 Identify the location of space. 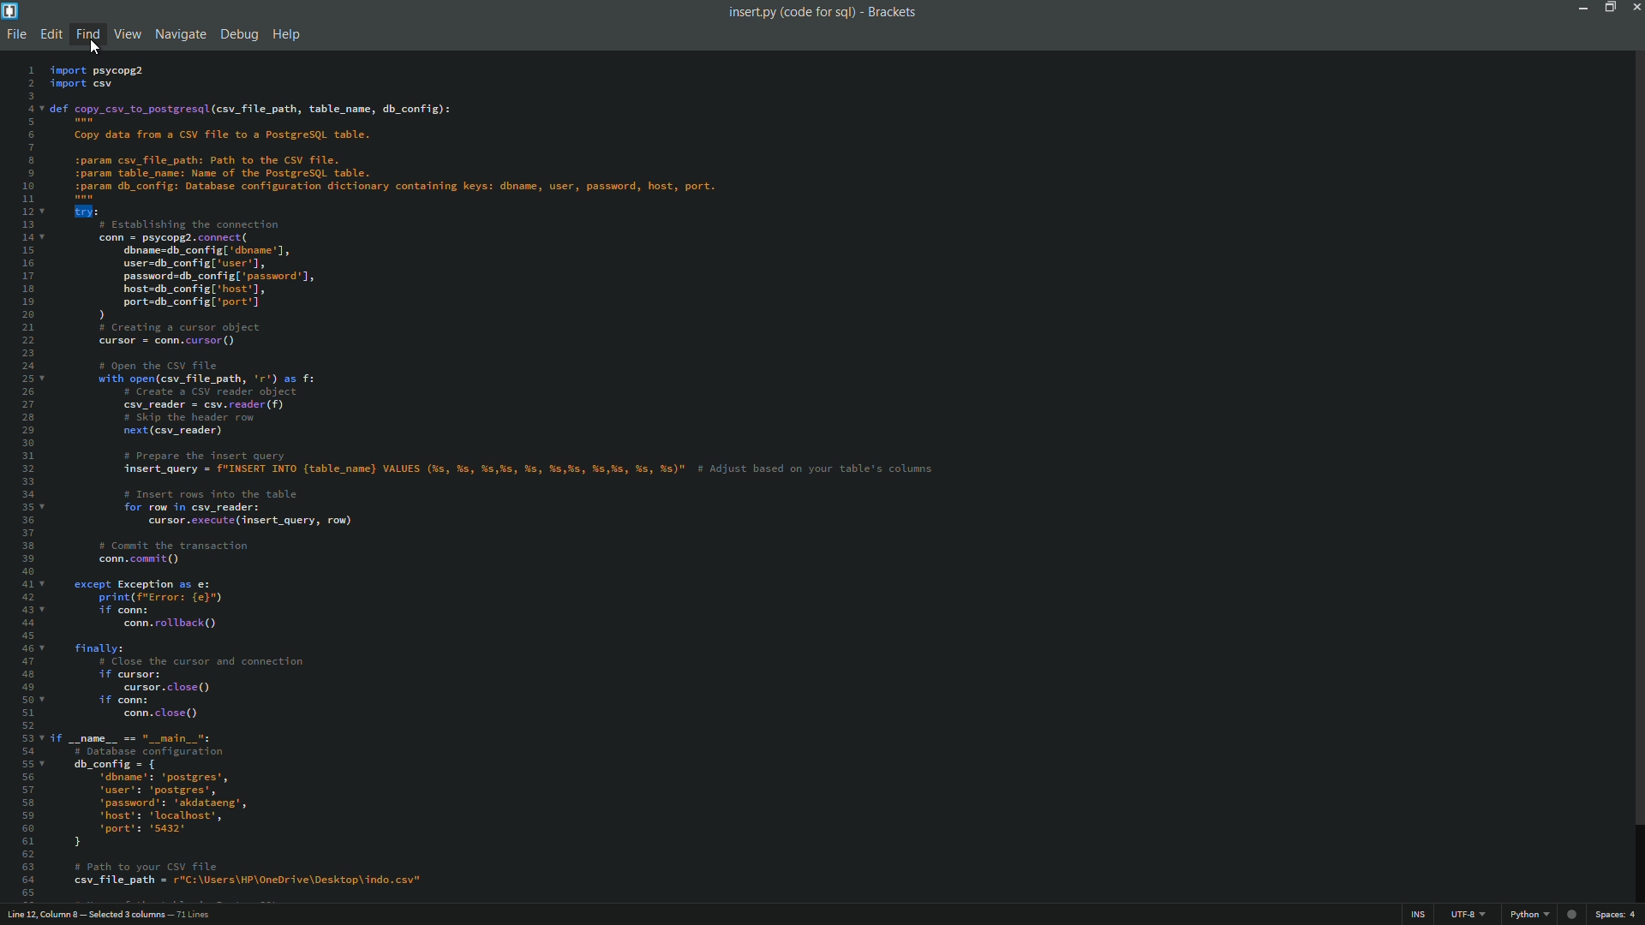
(1618, 915).